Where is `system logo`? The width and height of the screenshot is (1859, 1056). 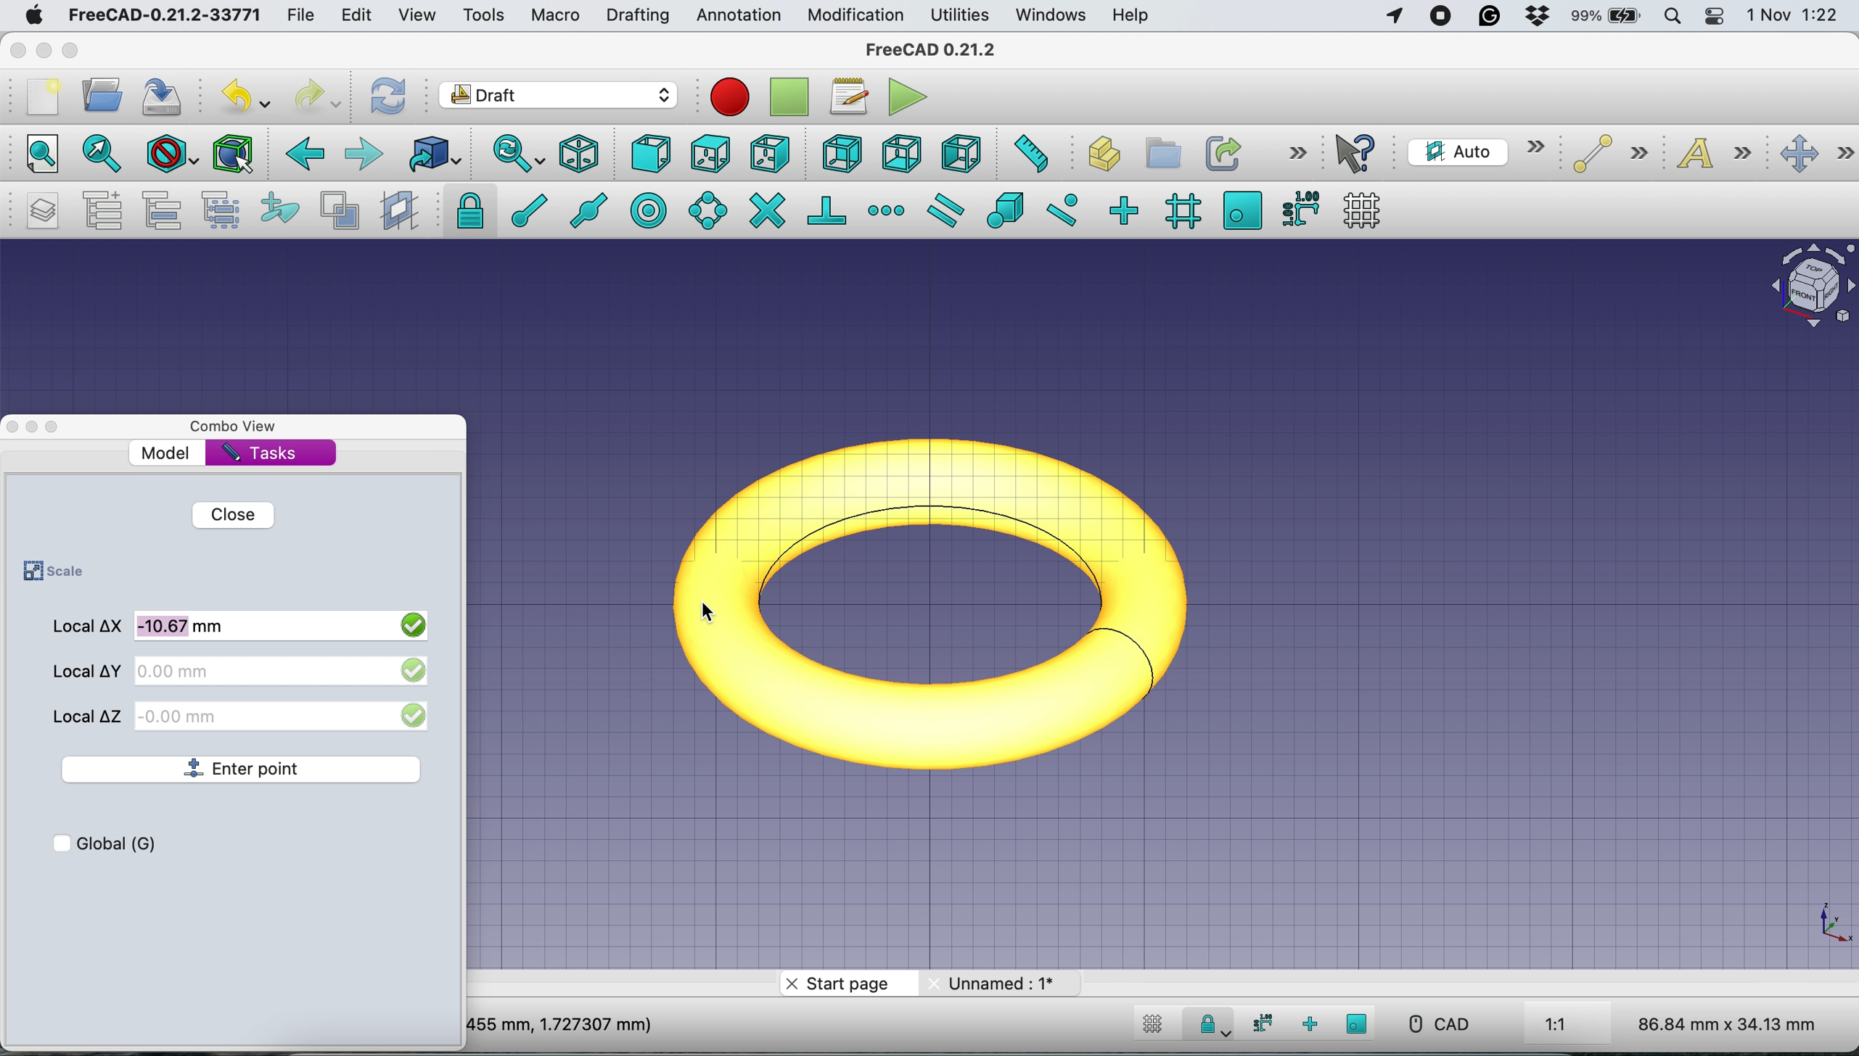 system logo is located at coordinates (30, 17).